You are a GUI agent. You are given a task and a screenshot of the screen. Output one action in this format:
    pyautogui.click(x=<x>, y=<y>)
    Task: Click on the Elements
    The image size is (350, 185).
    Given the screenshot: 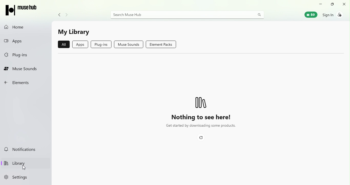 What is the action you would take?
    pyautogui.click(x=22, y=84)
    